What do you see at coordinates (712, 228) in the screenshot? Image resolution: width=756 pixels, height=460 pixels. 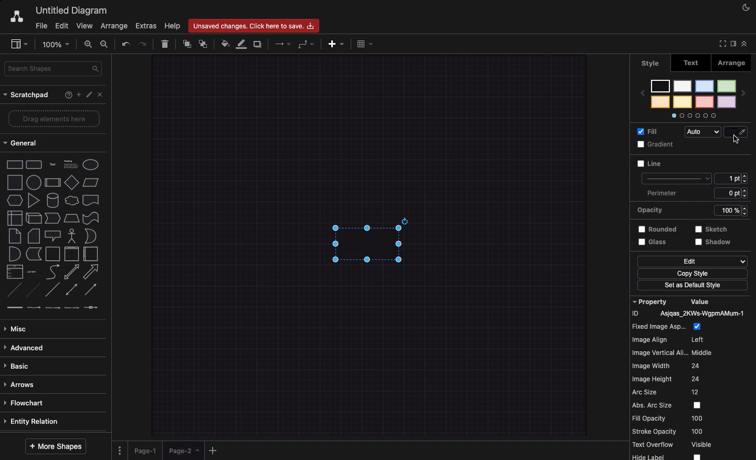 I see `sketch` at bounding box center [712, 228].